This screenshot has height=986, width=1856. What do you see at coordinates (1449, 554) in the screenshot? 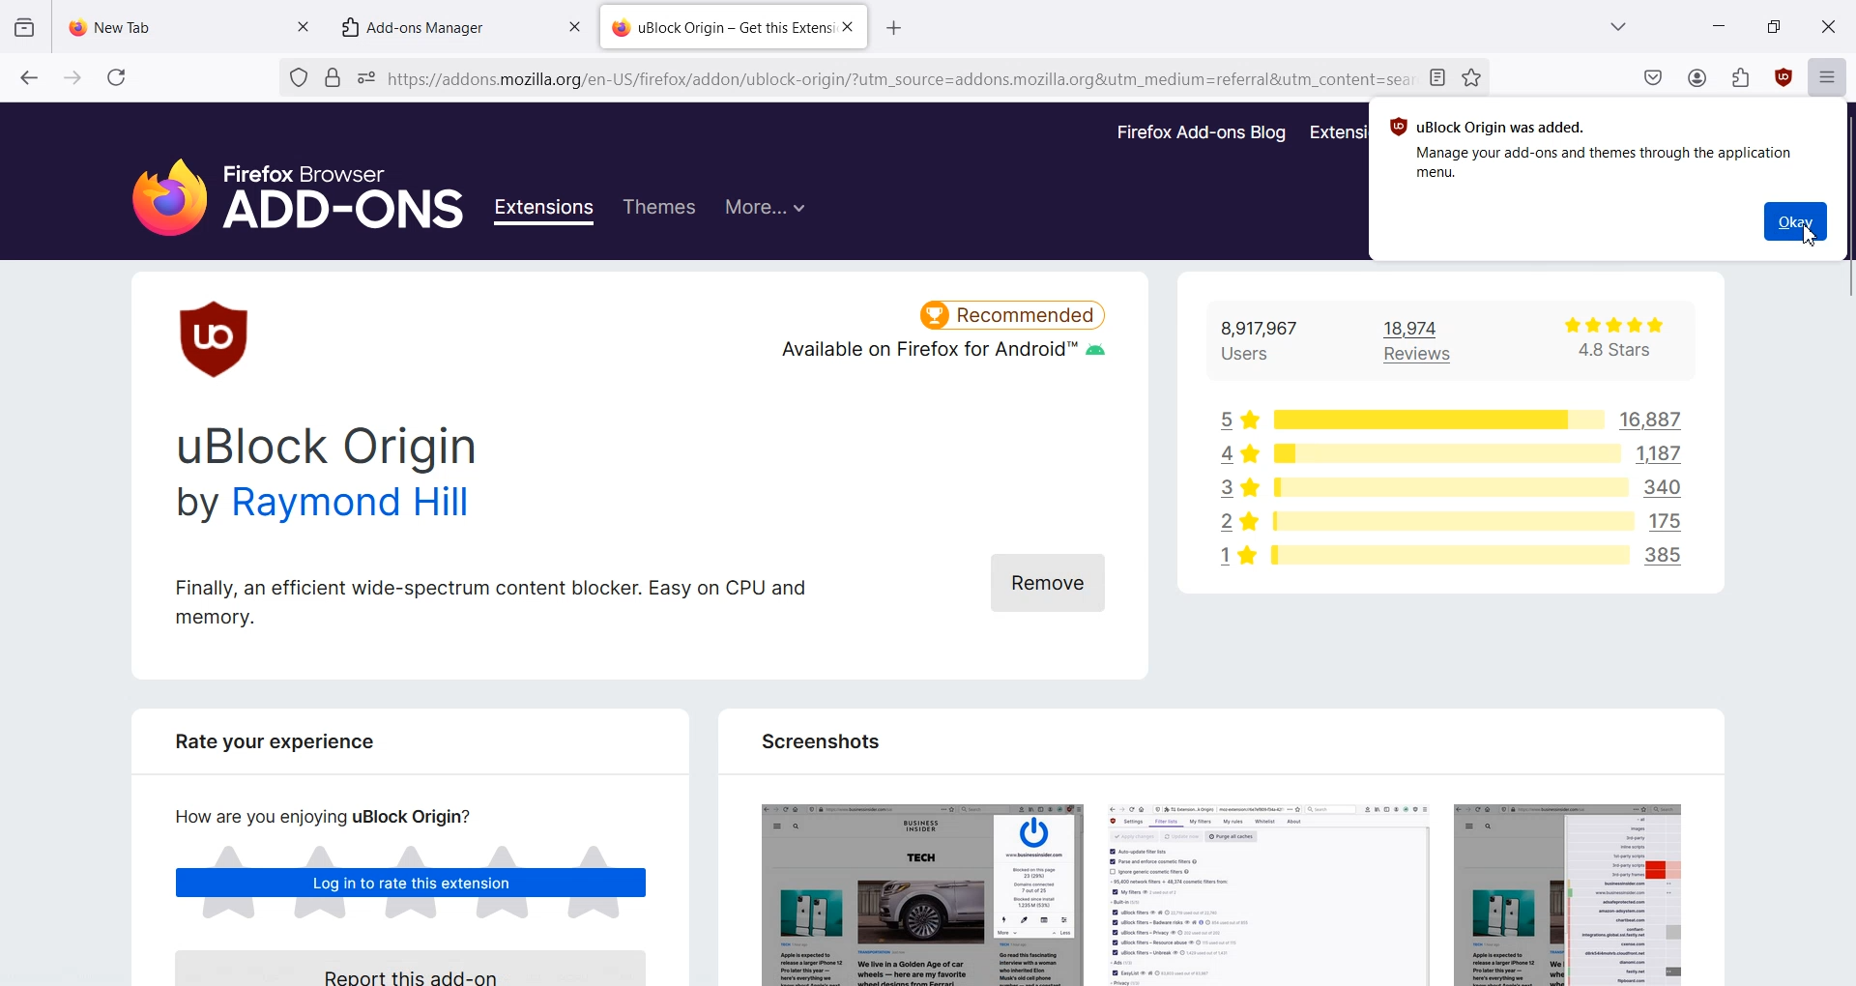
I see `rating bar` at bounding box center [1449, 554].